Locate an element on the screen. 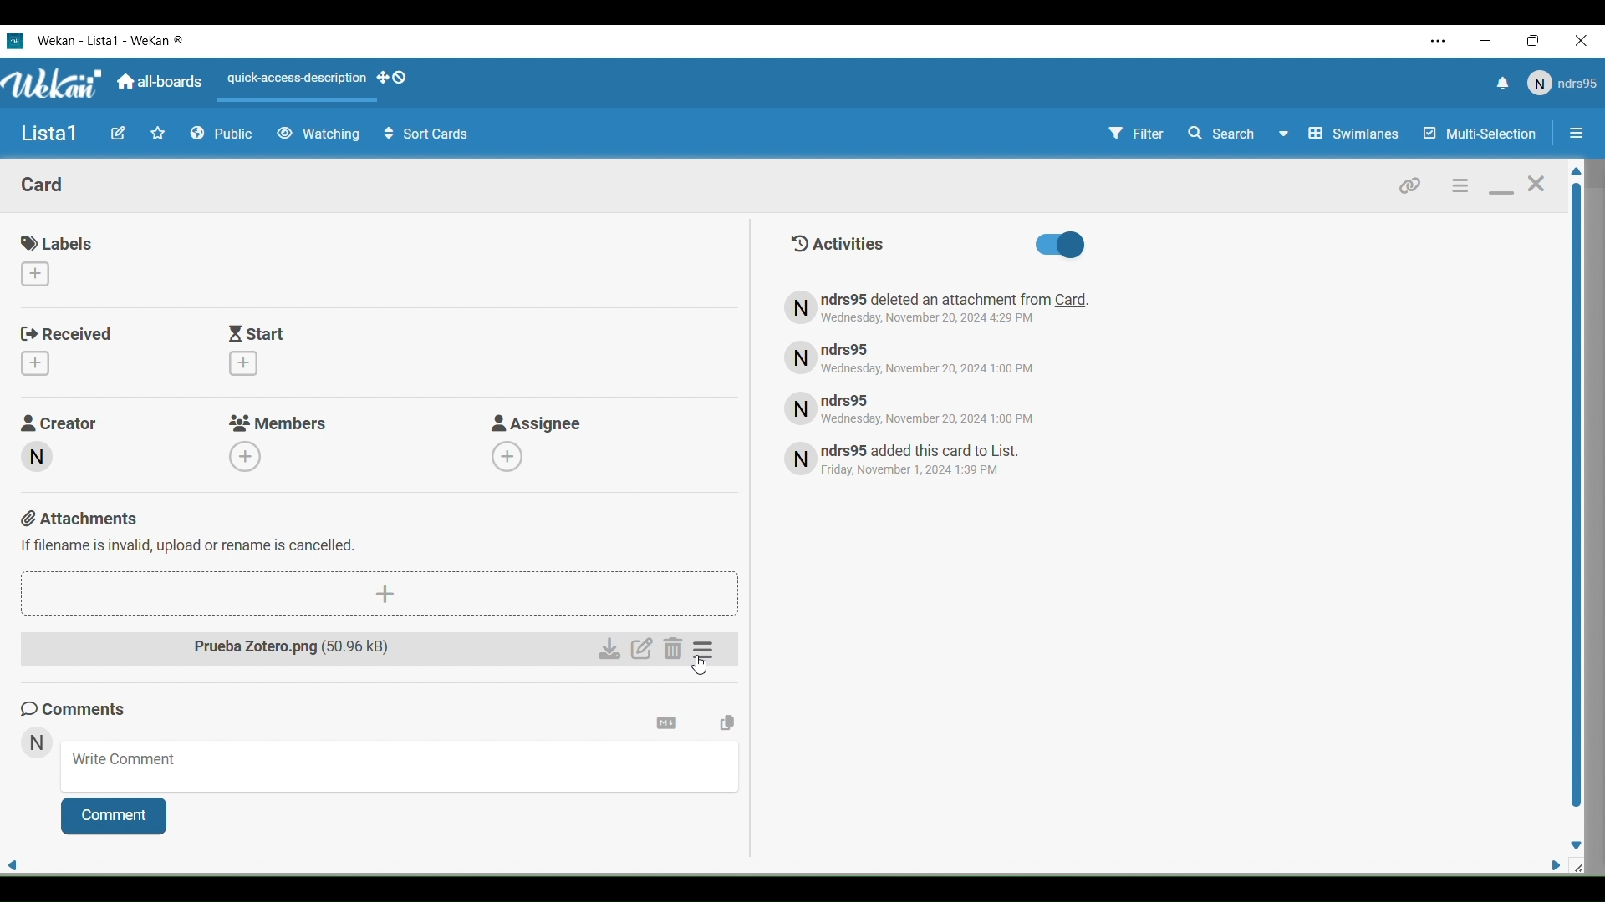 The width and height of the screenshot is (1605, 902). Favorites is located at coordinates (158, 134).